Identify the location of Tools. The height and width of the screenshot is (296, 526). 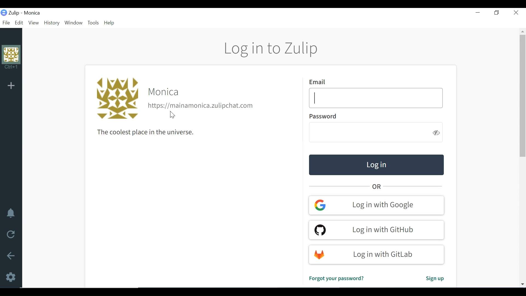
(93, 23).